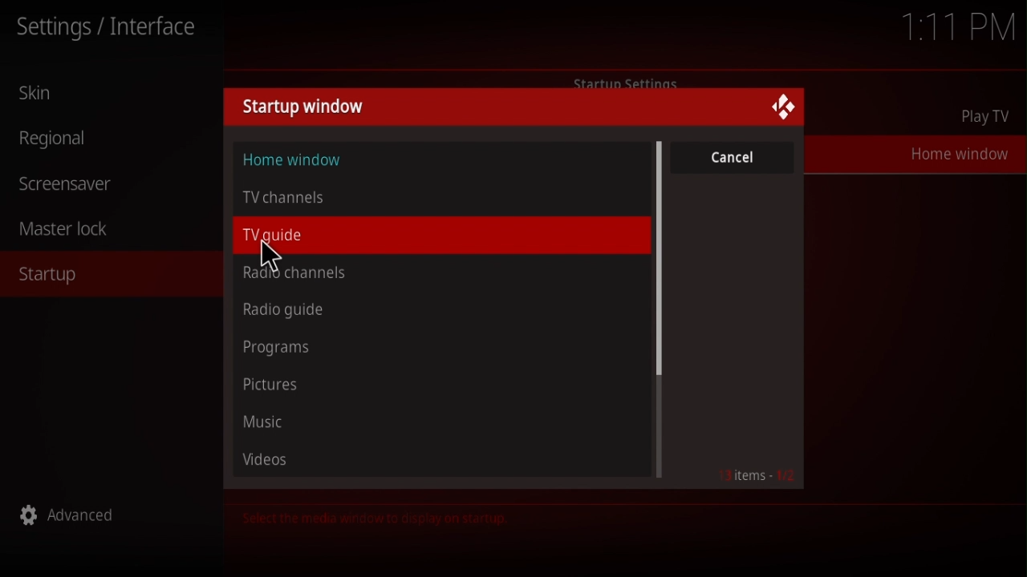 The width and height of the screenshot is (1027, 577). Describe the element at coordinates (294, 160) in the screenshot. I see `home window` at that location.